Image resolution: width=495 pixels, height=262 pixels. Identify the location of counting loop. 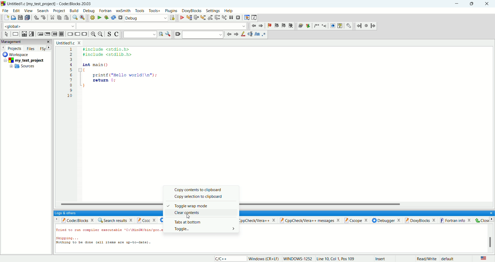
(55, 34).